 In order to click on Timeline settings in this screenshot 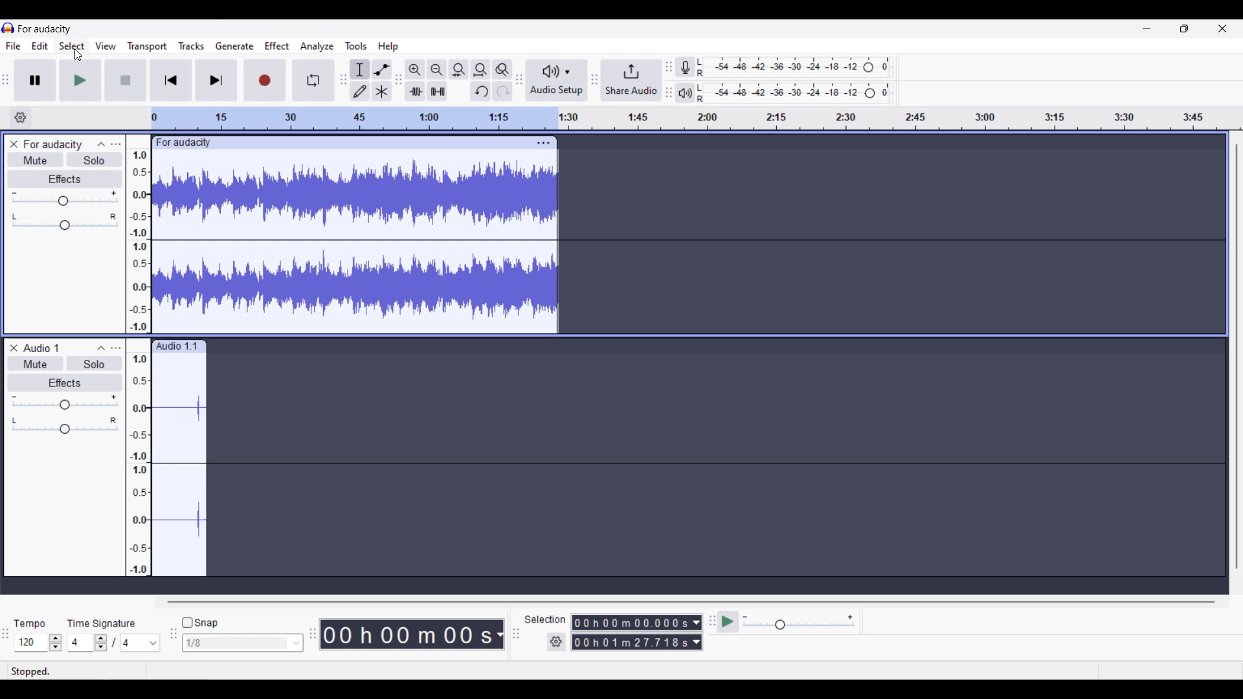, I will do `click(21, 118)`.